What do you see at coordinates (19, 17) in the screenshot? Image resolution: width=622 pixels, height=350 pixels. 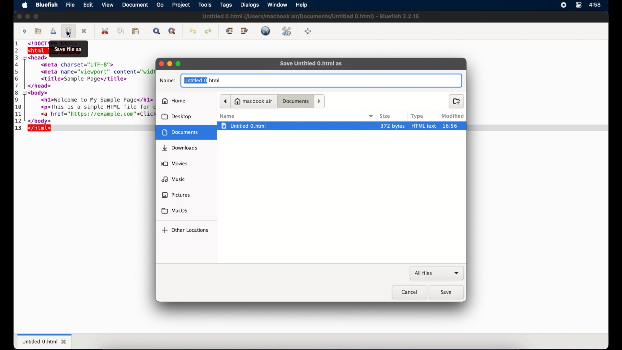 I see `close` at bounding box center [19, 17].